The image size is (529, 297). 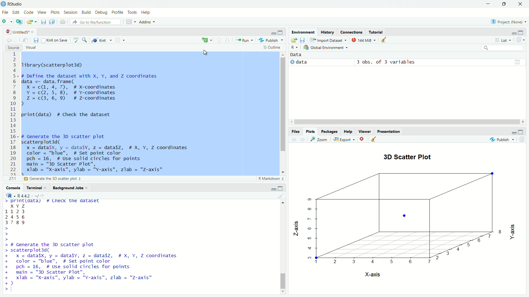 I want to click on help, so click(x=348, y=131).